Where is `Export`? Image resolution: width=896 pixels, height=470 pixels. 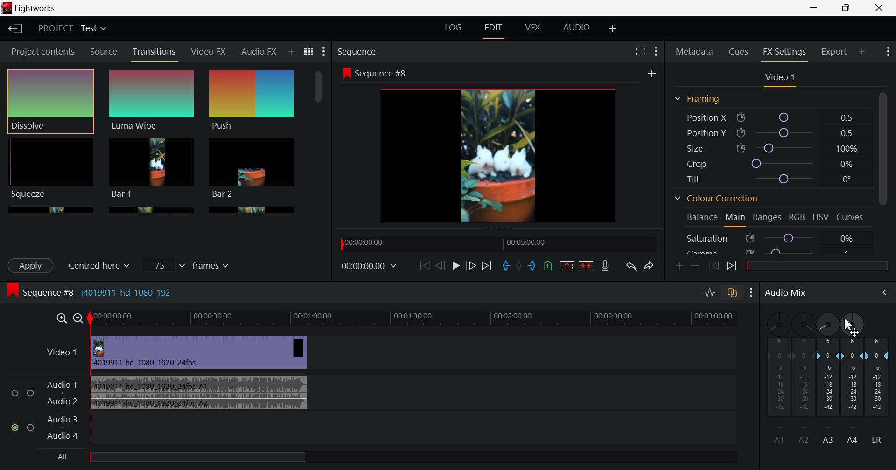 Export is located at coordinates (834, 52).